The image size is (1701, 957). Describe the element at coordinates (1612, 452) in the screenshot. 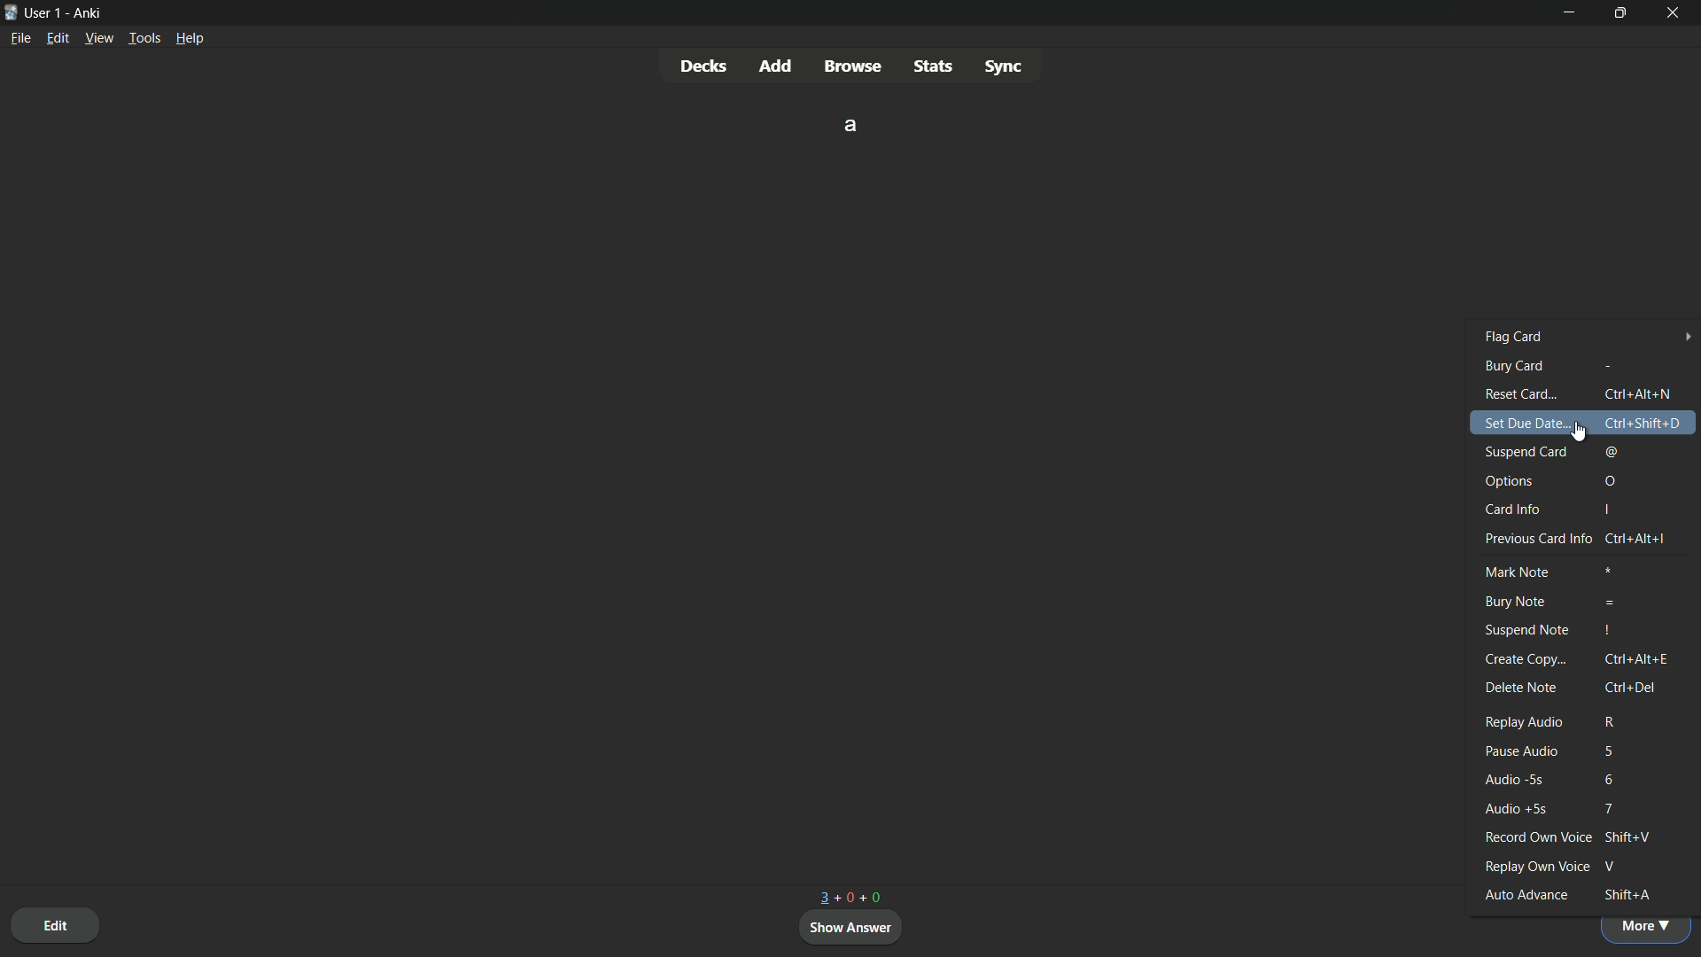

I see `keyboard shortcut` at that location.